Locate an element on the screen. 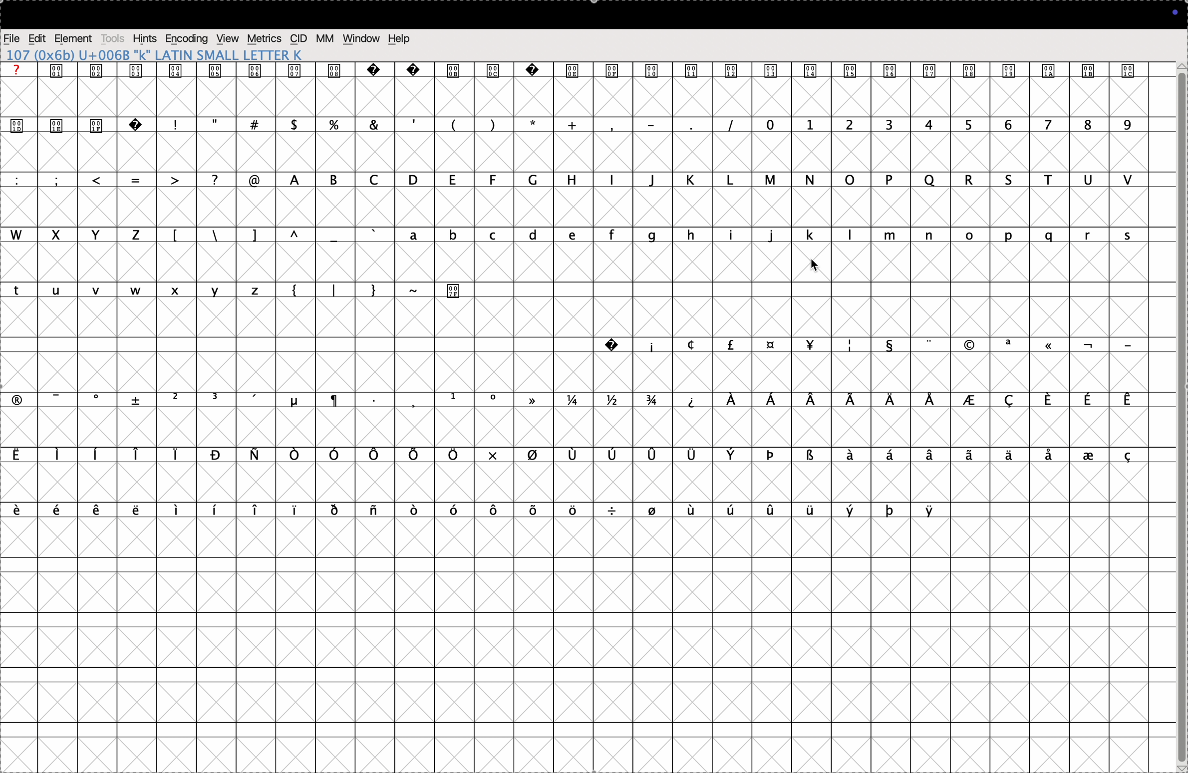 The width and height of the screenshot is (1188, 773). metrics is located at coordinates (265, 39).